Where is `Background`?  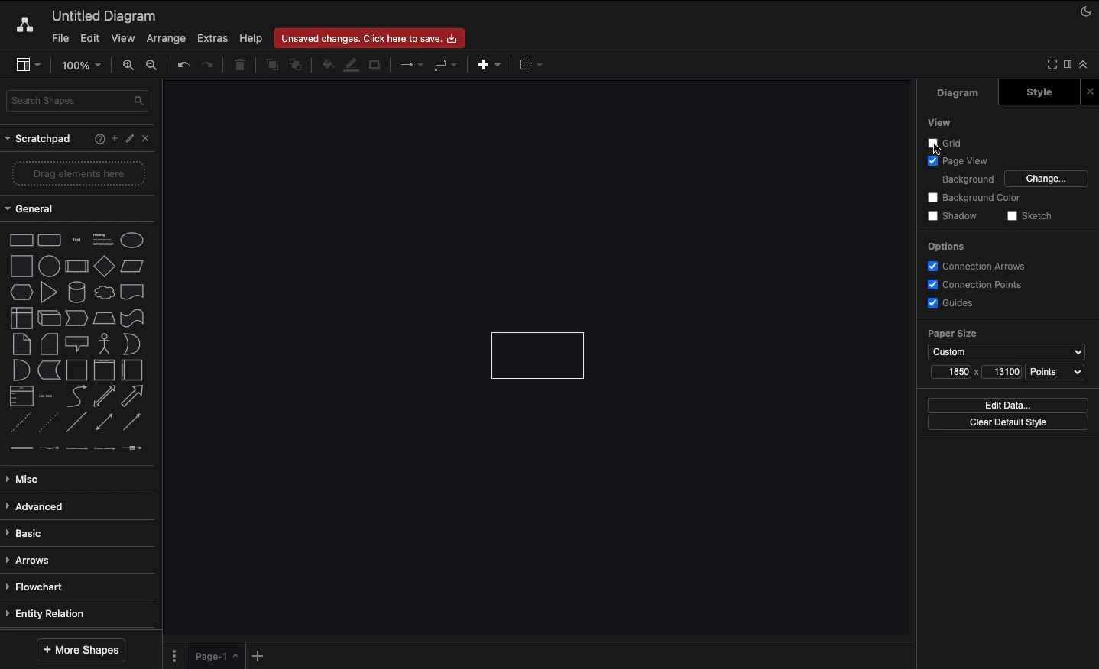
Background is located at coordinates (969, 181).